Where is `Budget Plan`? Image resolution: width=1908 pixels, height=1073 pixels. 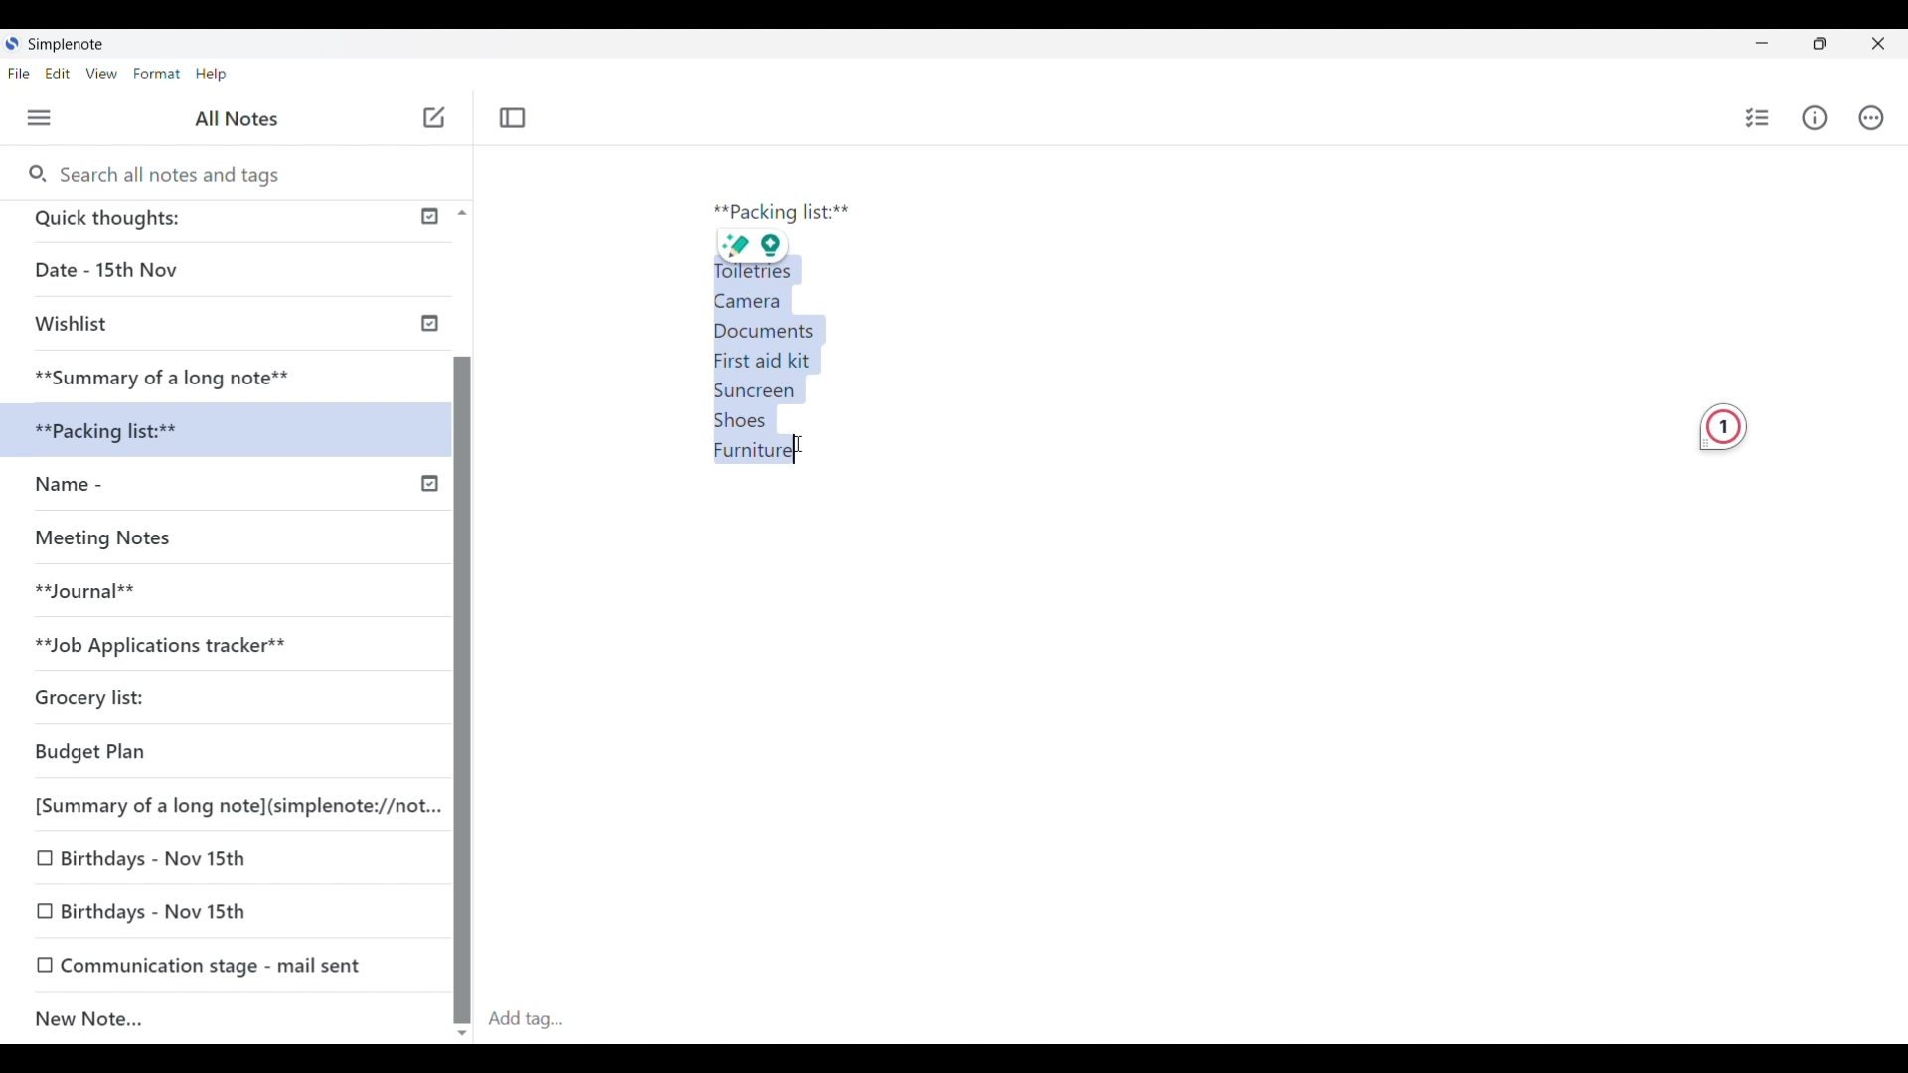
Budget Plan is located at coordinates (150, 753).